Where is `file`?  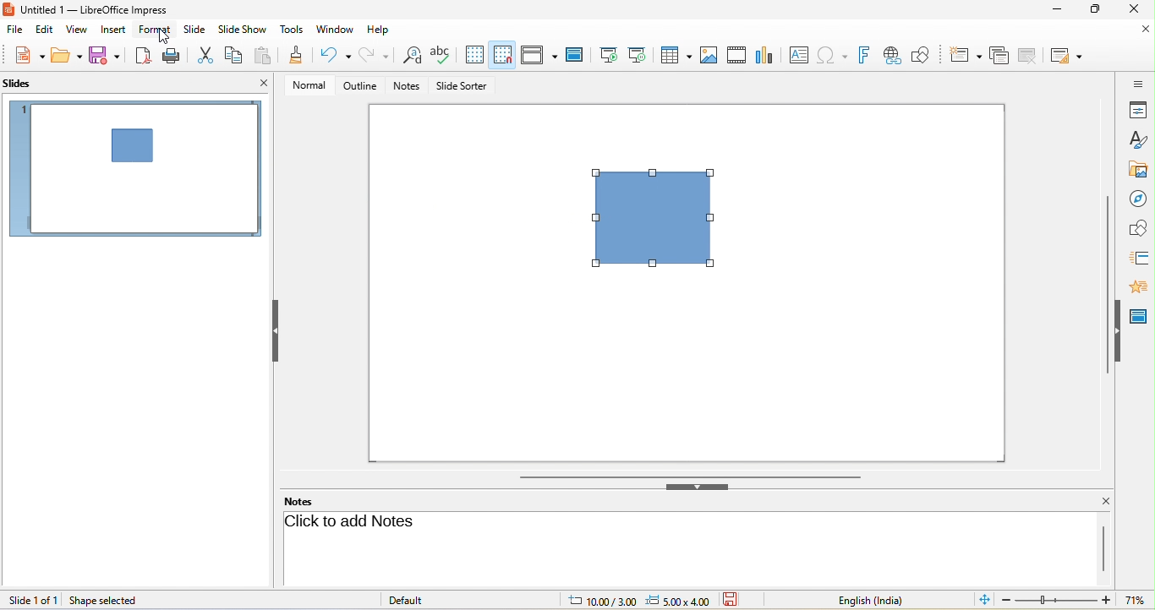
file is located at coordinates (15, 30).